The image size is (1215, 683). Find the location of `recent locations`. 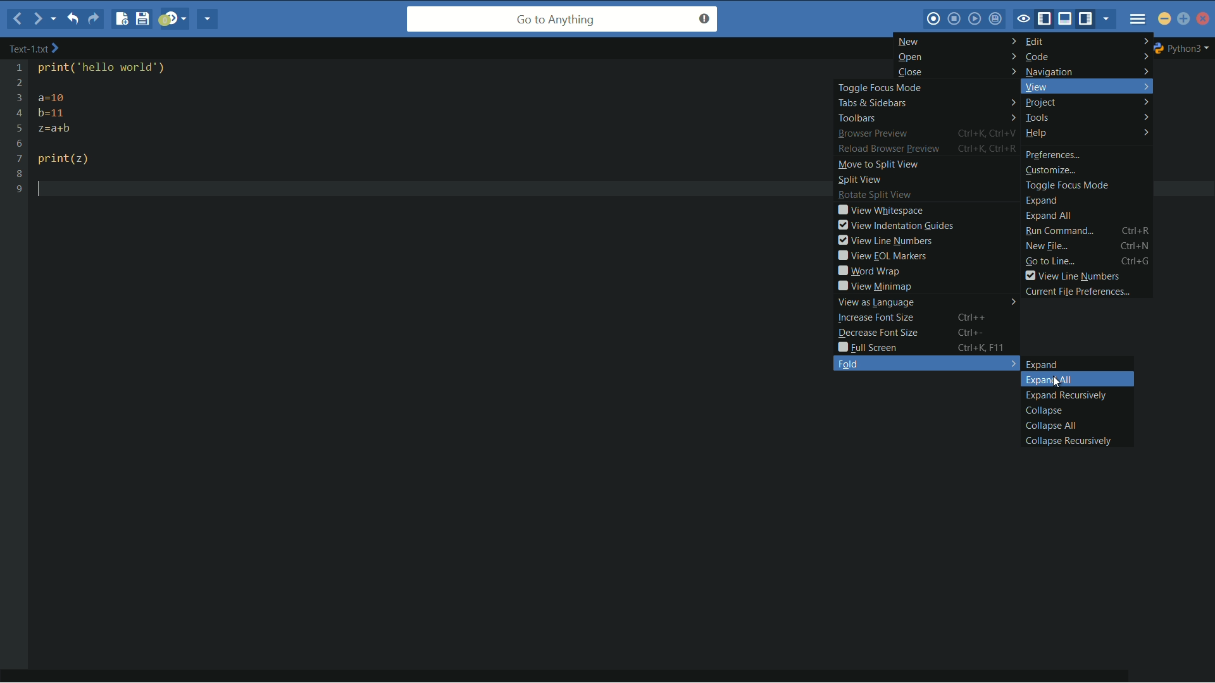

recent locations is located at coordinates (55, 20).